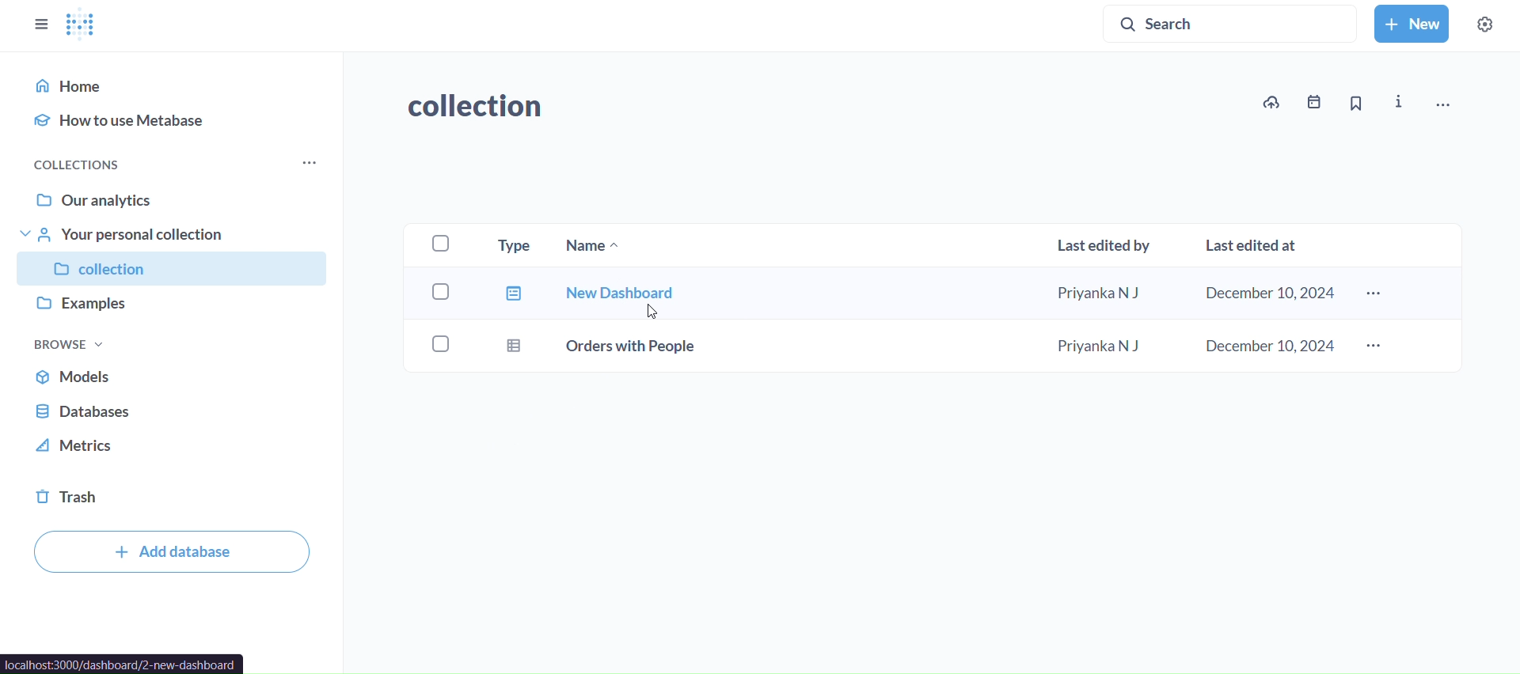  I want to click on move, trash and more, so click(1446, 105).